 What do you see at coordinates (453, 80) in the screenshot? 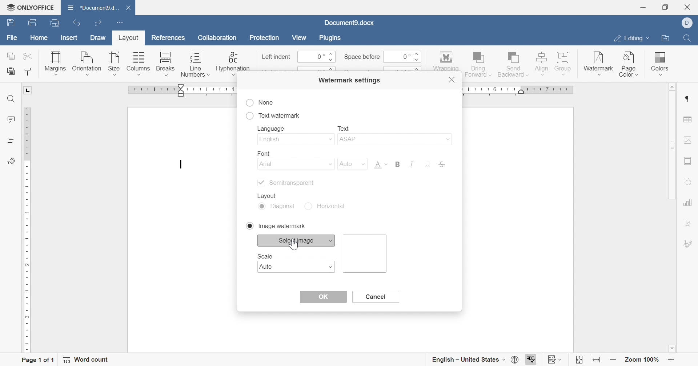
I see `close` at bounding box center [453, 80].